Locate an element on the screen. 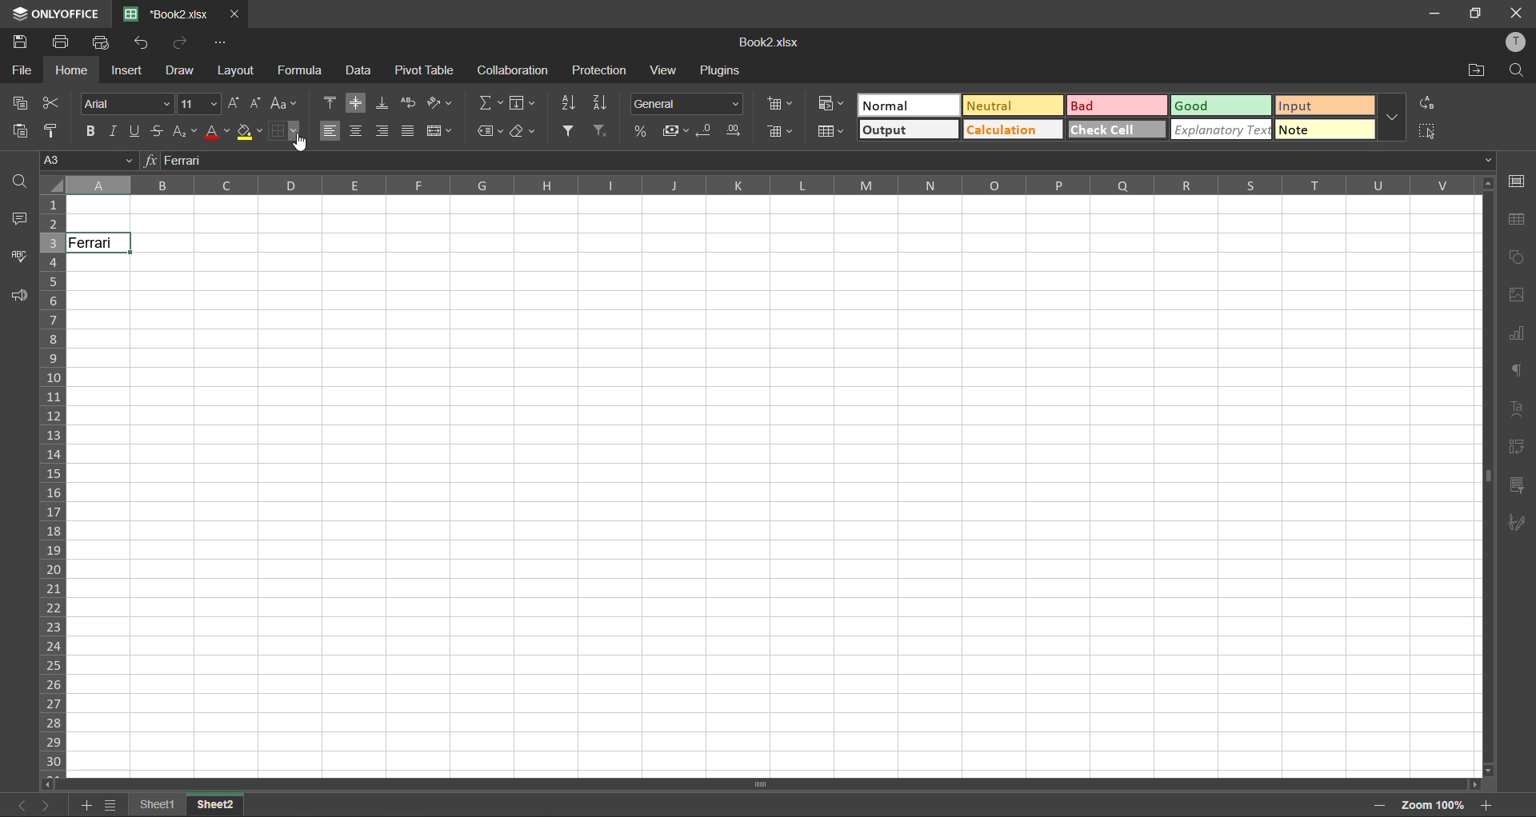 The image size is (1536, 817). copy style is located at coordinates (54, 130).